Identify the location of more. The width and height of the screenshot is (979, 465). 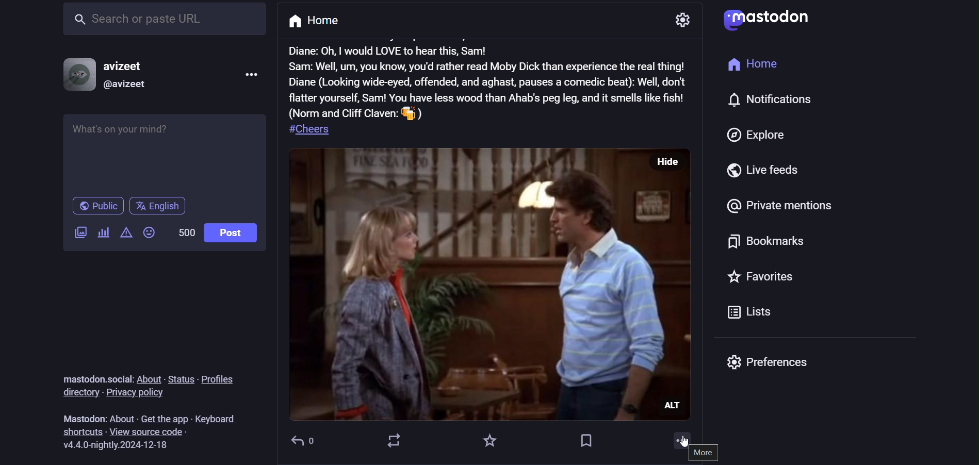
(704, 454).